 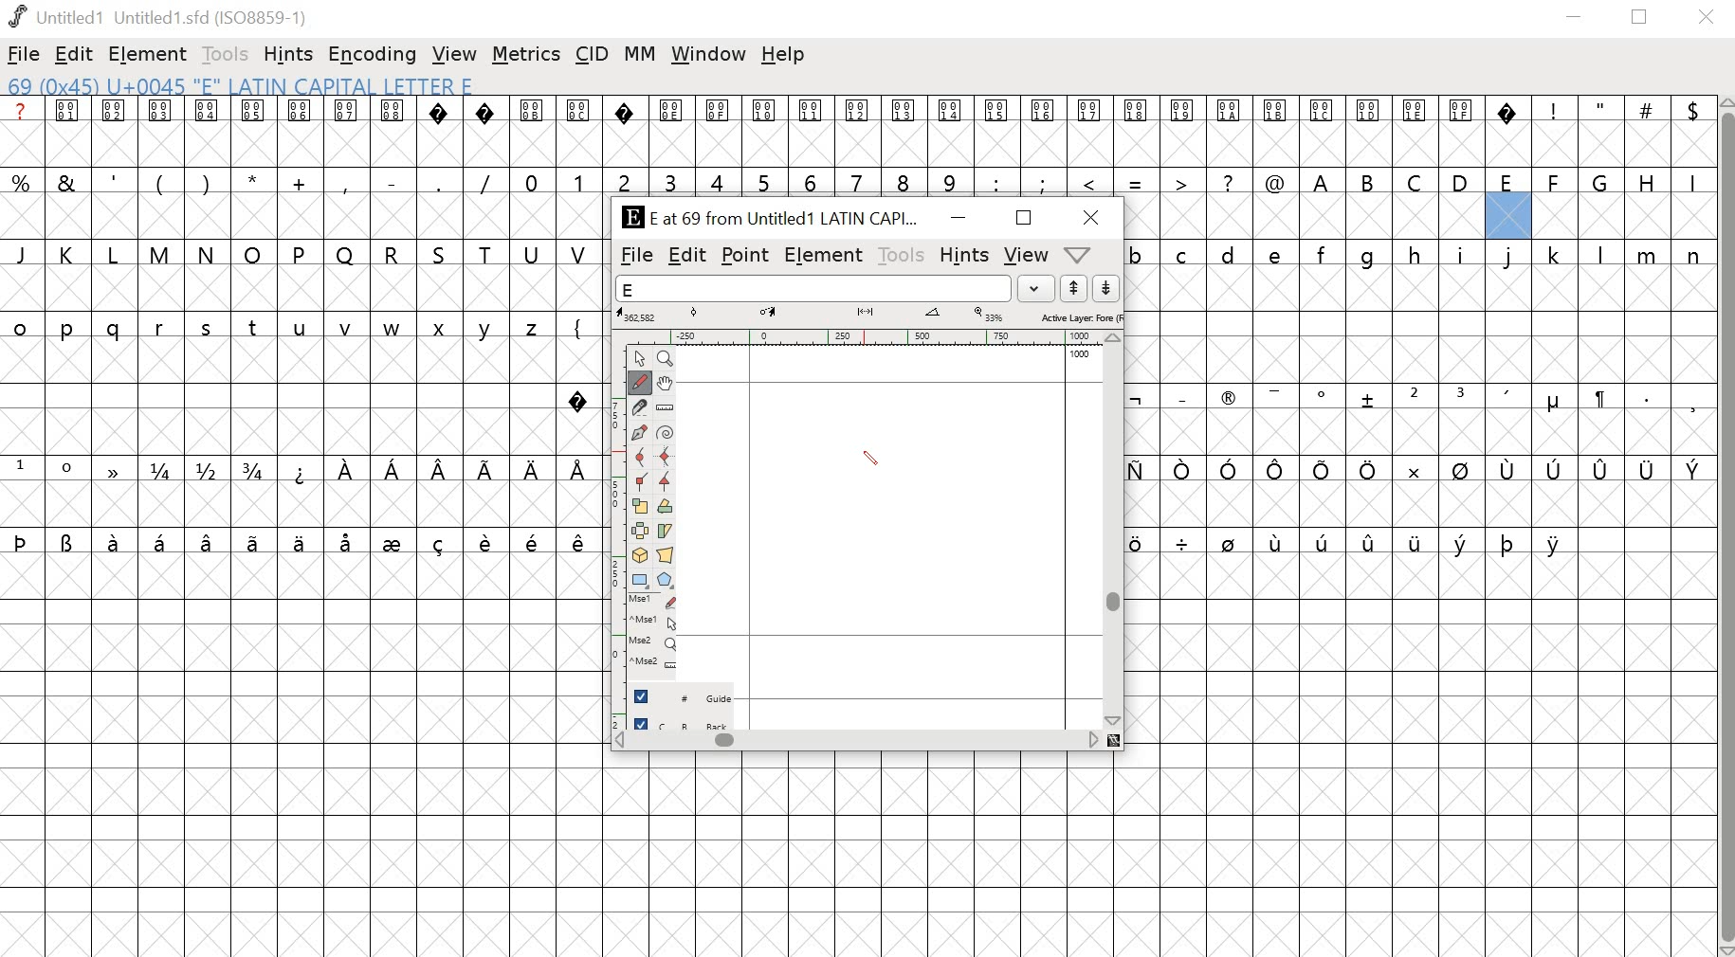 I want to click on file, so click(x=24, y=56).